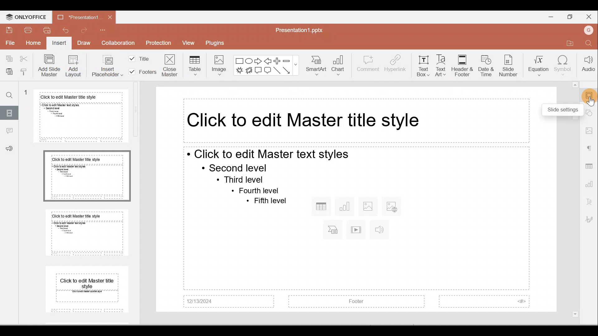 This screenshot has height=336, width=598. I want to click on Cursor, so click(591, 102).